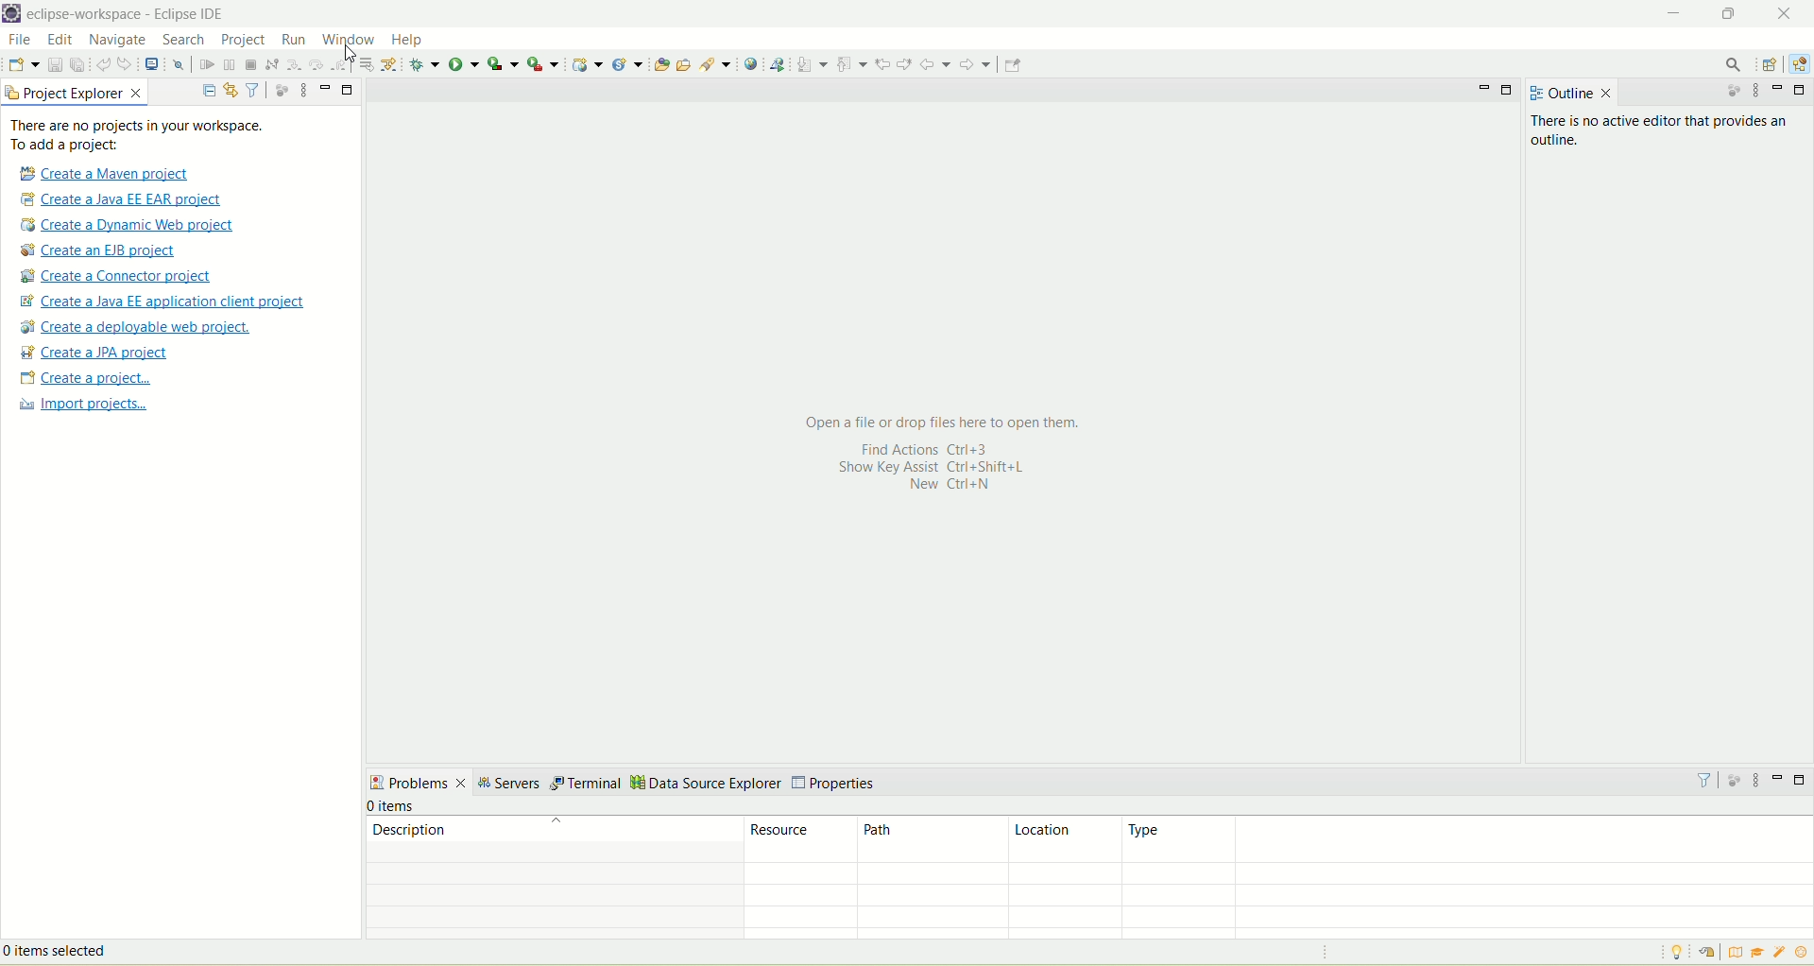  Describe the element at coordinates (1781, 91) in the screenshot. I see `minimize` at that location.